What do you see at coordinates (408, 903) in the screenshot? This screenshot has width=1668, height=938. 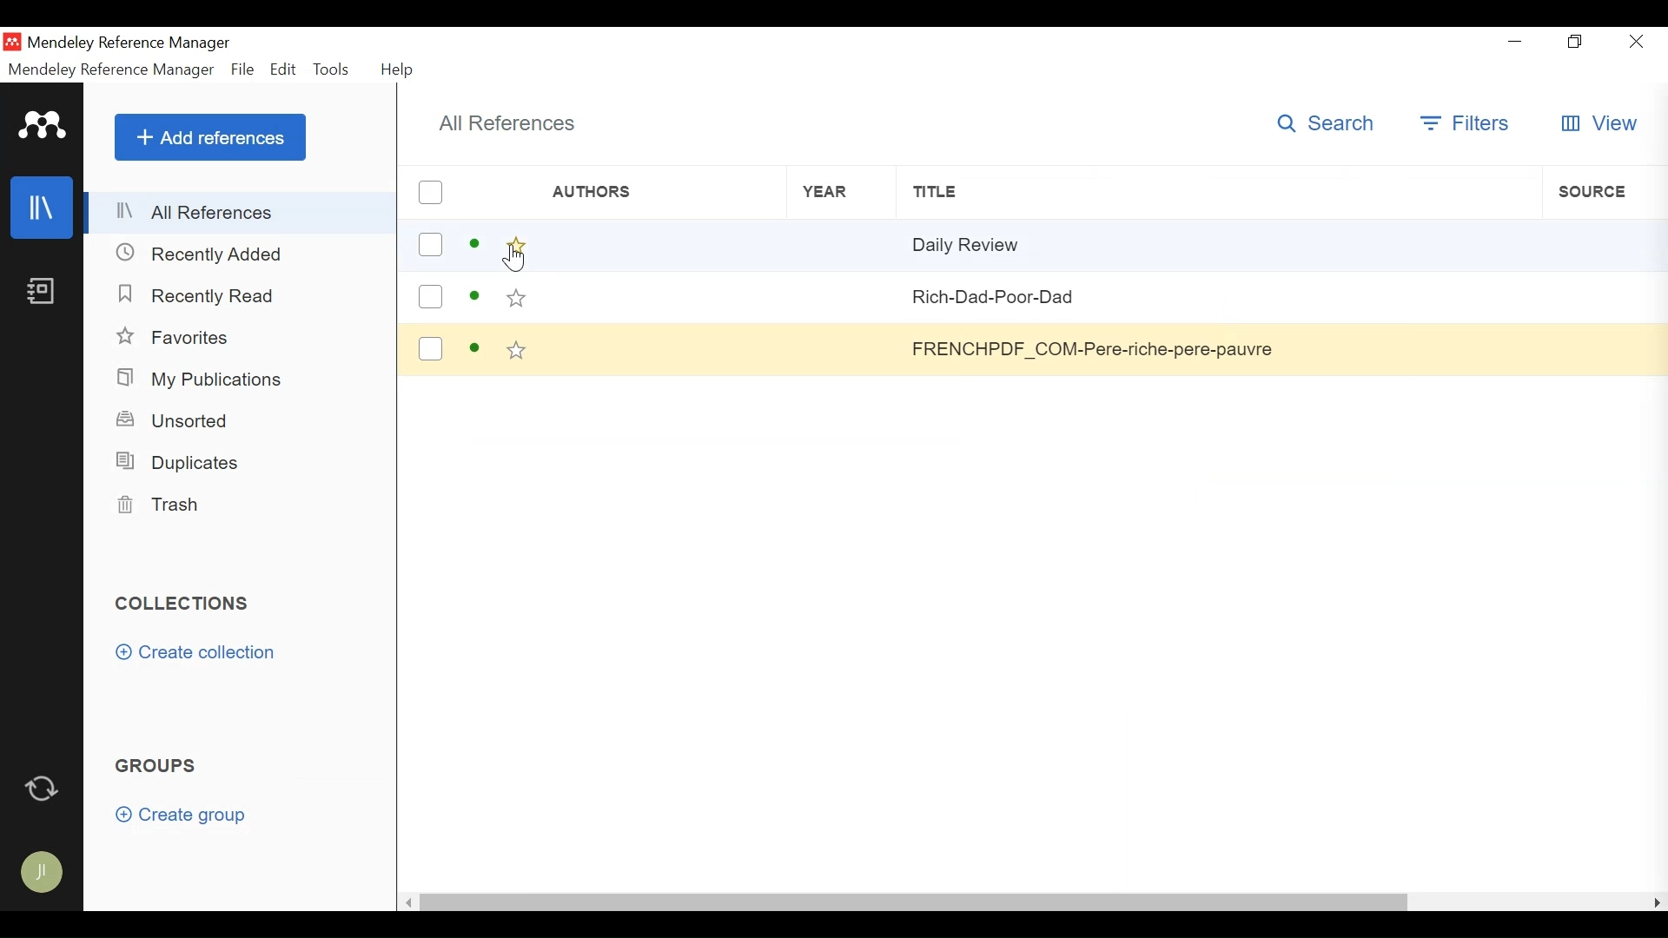 I see `Scroll Left` at bounding box center [408, 903].